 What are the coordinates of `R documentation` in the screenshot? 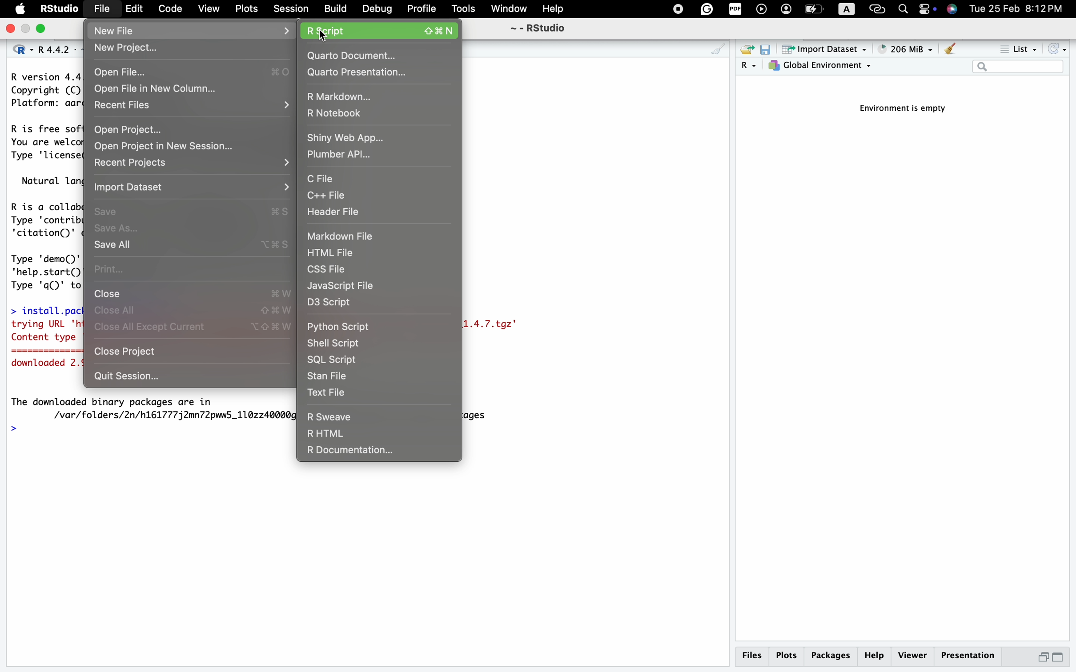 It's located at (375, 450).